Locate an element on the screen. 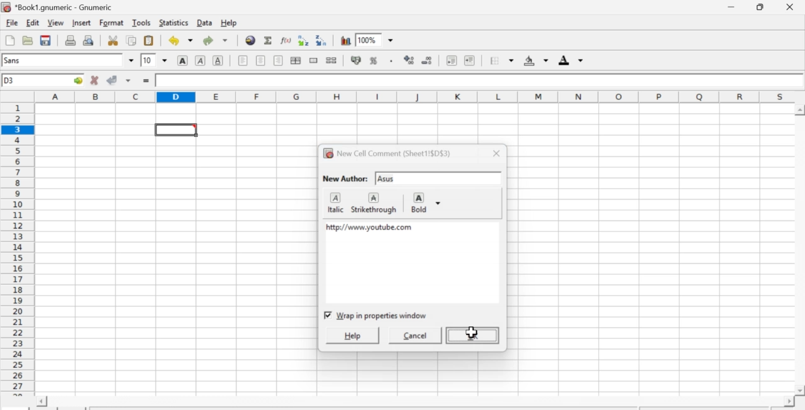 Image resolution: width=805 pixels, height=410 pixels. Statistics is located at coordinates (175, 23).